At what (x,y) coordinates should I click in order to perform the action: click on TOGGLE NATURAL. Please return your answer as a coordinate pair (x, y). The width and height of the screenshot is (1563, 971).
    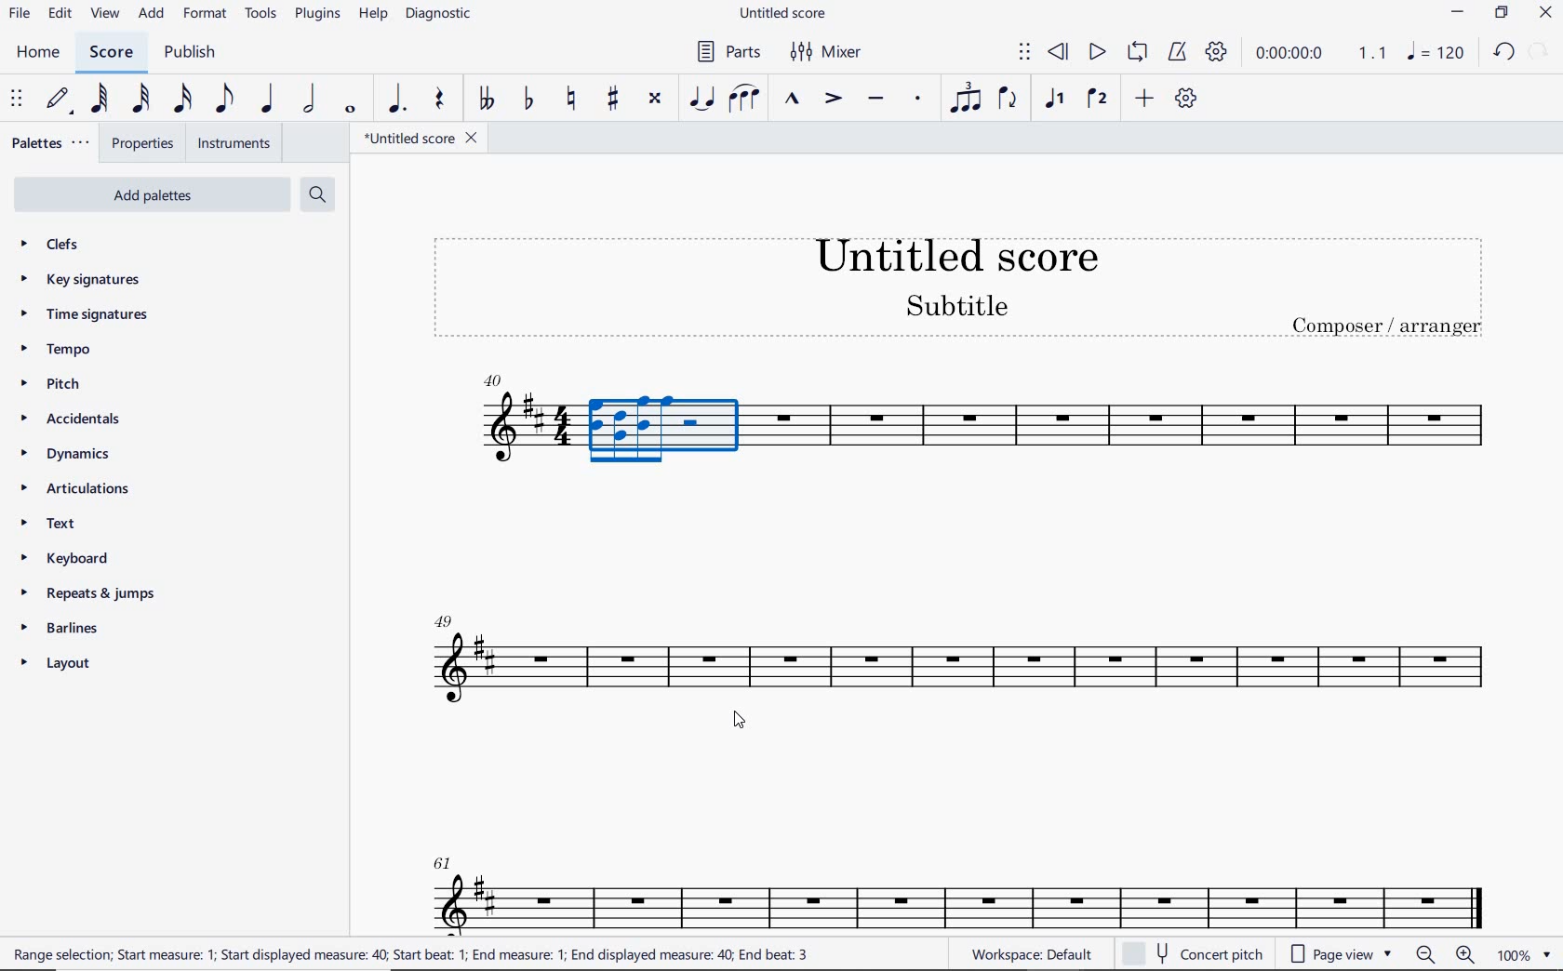
    Looking at the image, I should click on (574, 100).